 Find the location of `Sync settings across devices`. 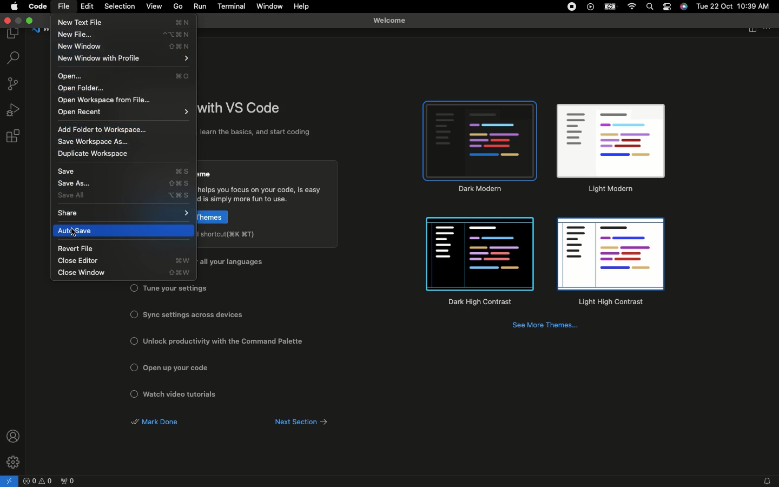

Sync settings across devices is located at coordinates (193, 314).